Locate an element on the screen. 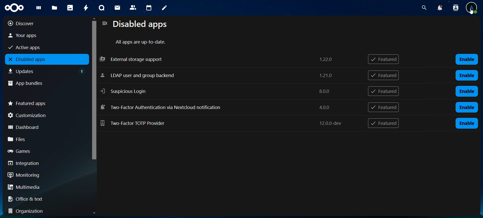 The image size is (483, 218). enable is located at coordinates (467, 75).